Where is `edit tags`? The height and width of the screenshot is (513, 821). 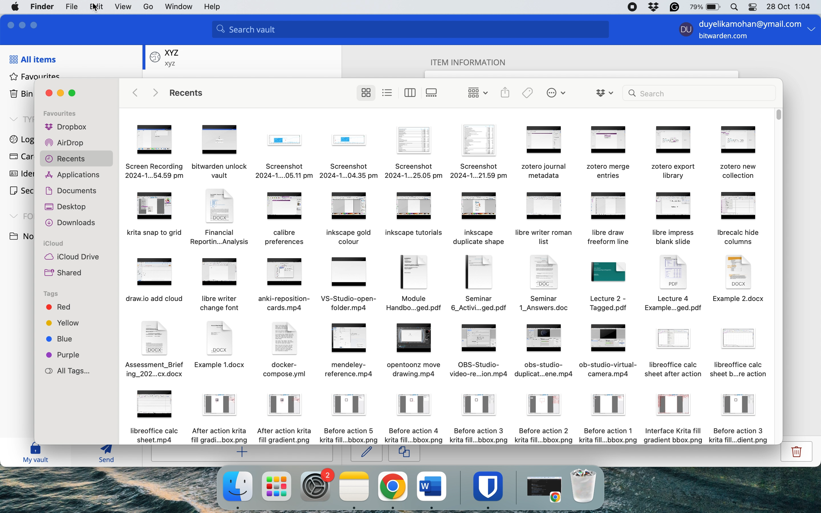
edit tags is located at coordinates (528, 93).